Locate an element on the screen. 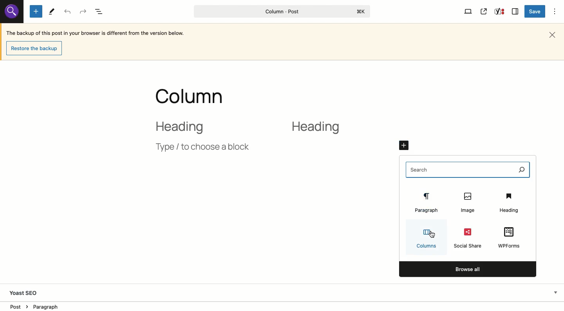 The image size is (564, 311). View is located at coordinates (468, 11).